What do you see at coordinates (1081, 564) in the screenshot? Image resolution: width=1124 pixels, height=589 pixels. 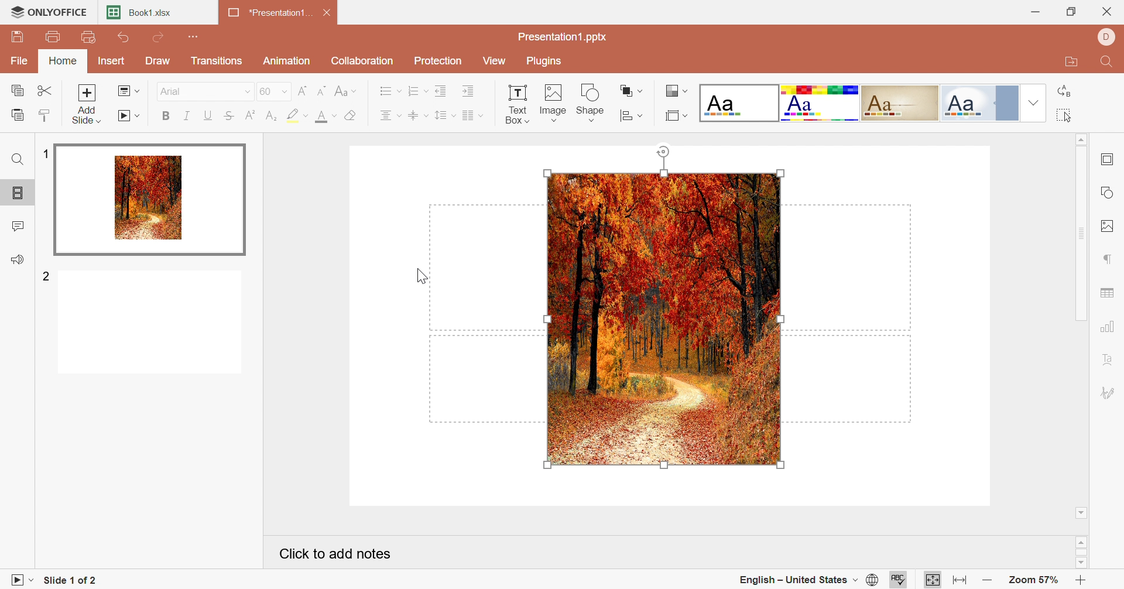 I see `scroll down` at bounding box center [1081, 564].